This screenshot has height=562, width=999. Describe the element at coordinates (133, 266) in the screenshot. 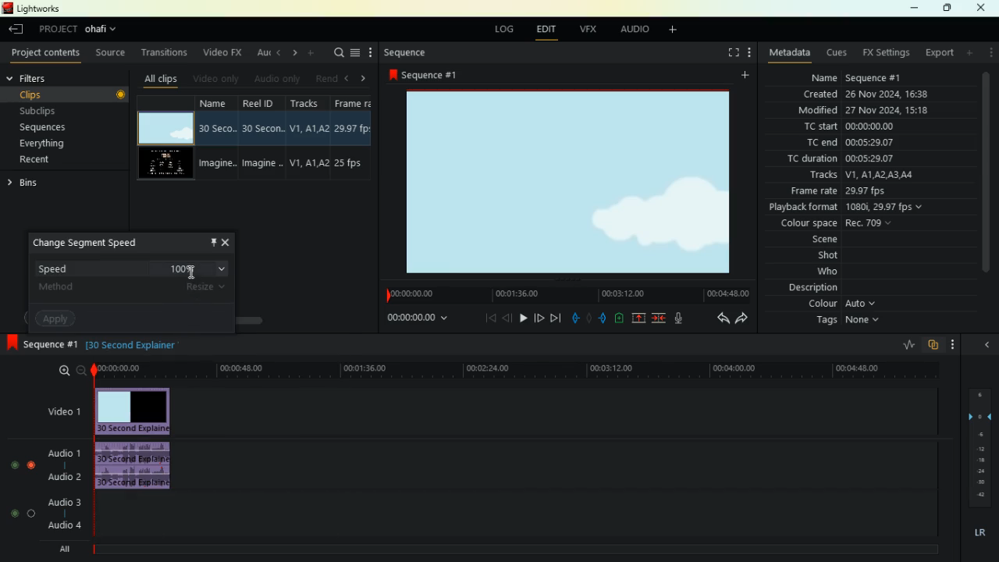

I see `speed` at that location.